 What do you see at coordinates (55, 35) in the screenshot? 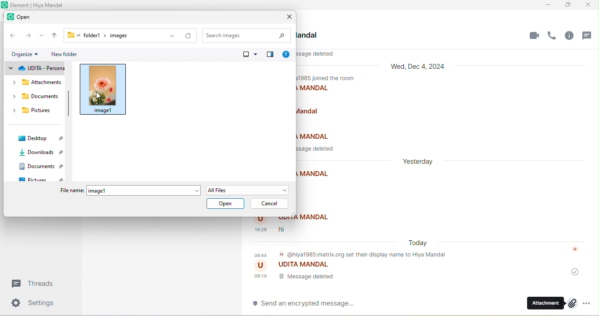
I see `up to desktop` at bounding box center [55, 35].